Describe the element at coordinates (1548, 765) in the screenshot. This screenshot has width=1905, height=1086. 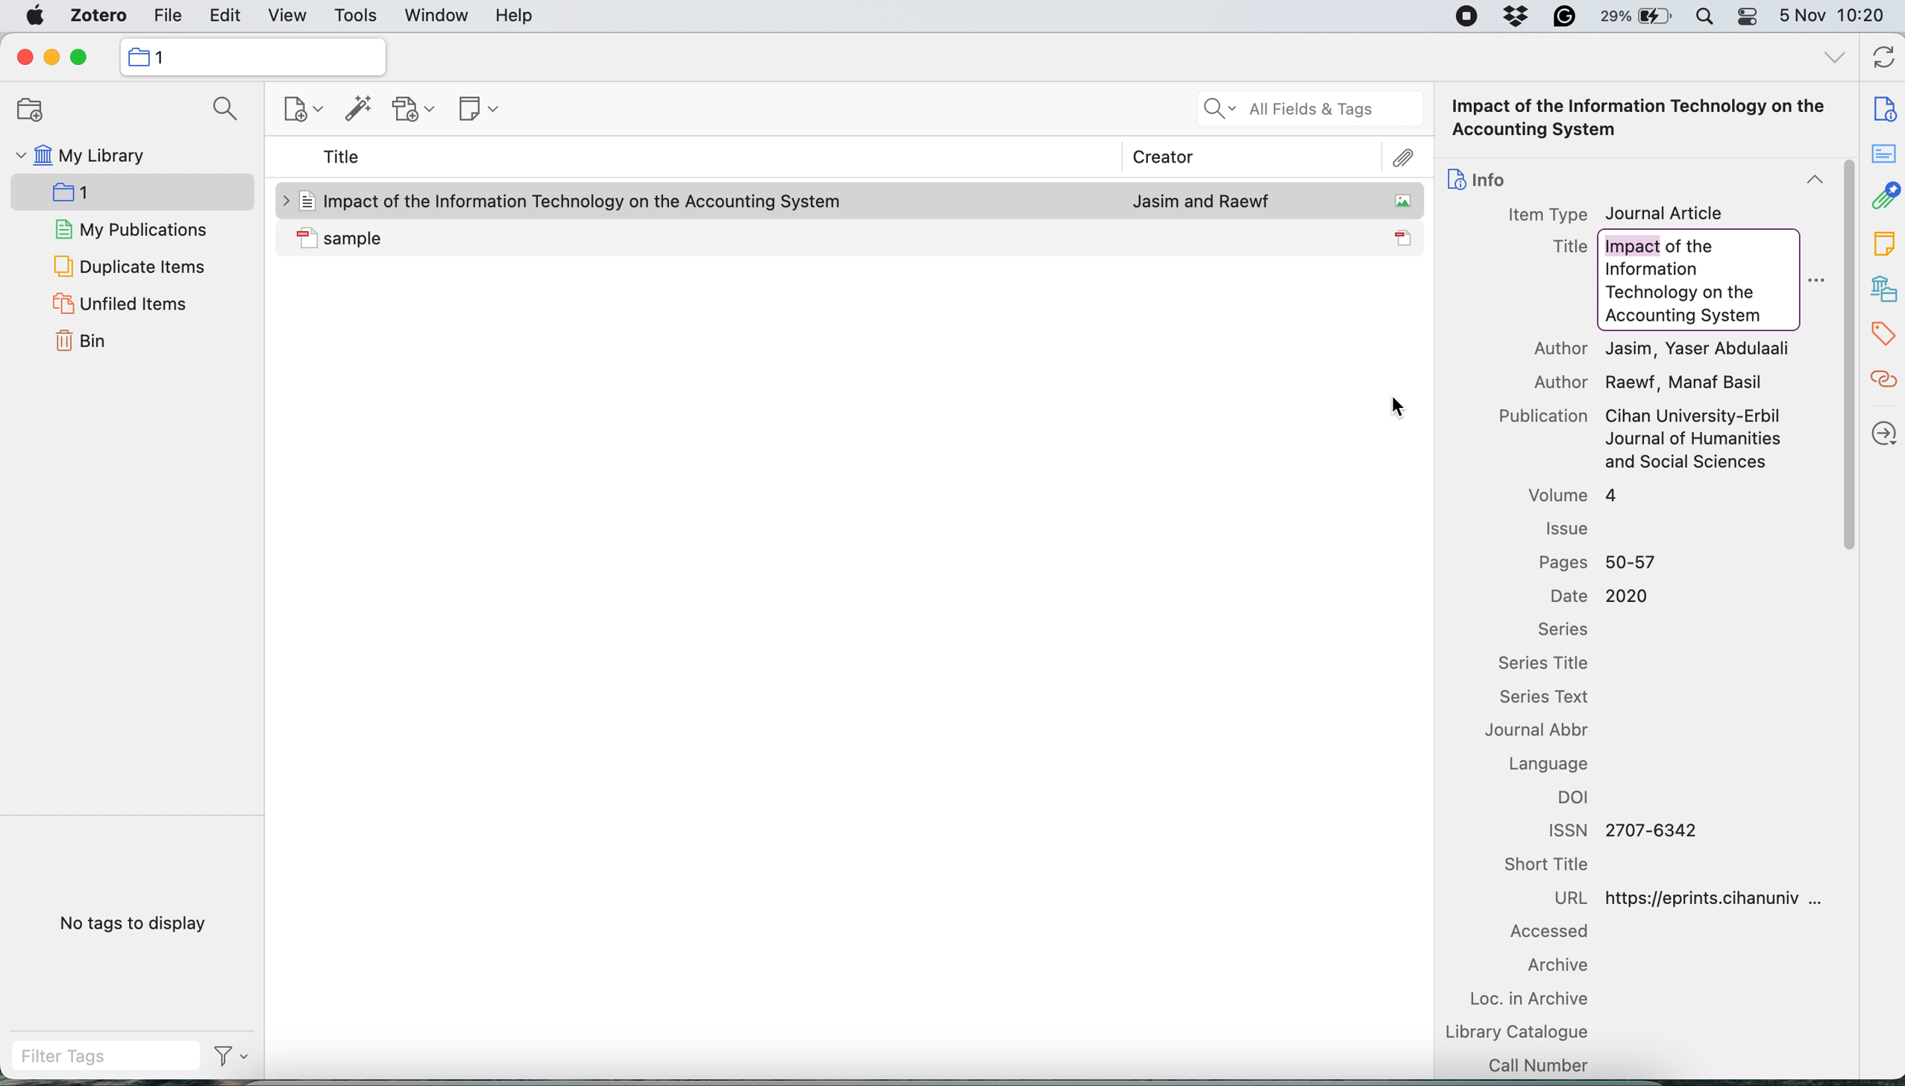
I see `language` at that location.